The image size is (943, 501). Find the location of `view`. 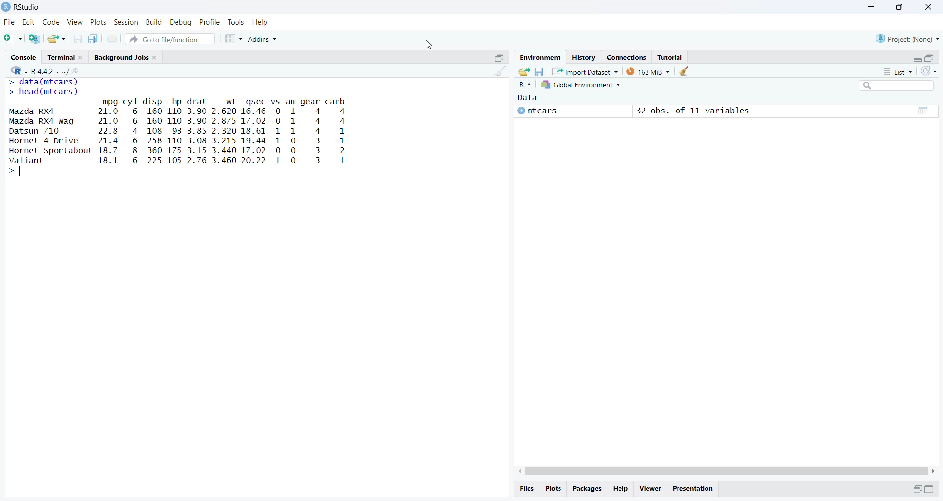

view is located at coordinates (75, 22).